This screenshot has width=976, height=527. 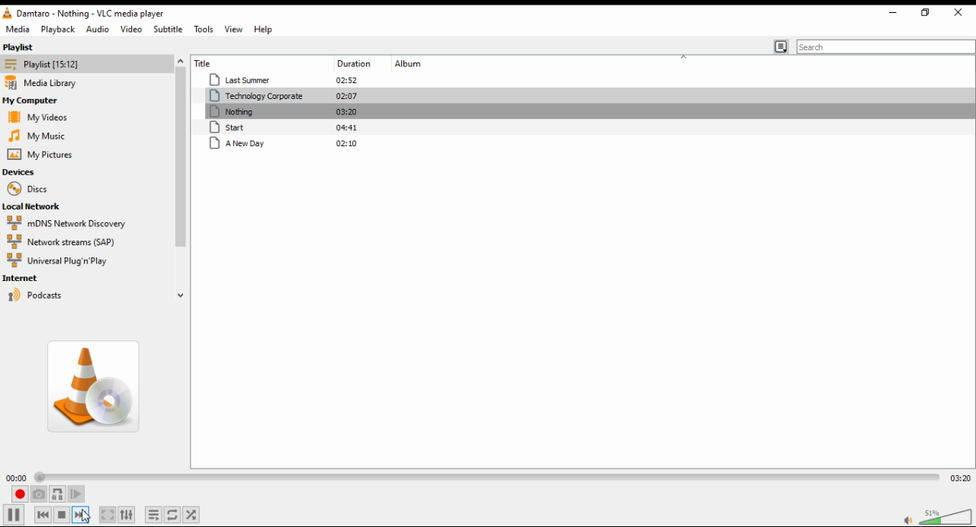 What do you see at coordinates (93, 388) in the screenshot?
I see `album art` at bounding box center [93, 388].